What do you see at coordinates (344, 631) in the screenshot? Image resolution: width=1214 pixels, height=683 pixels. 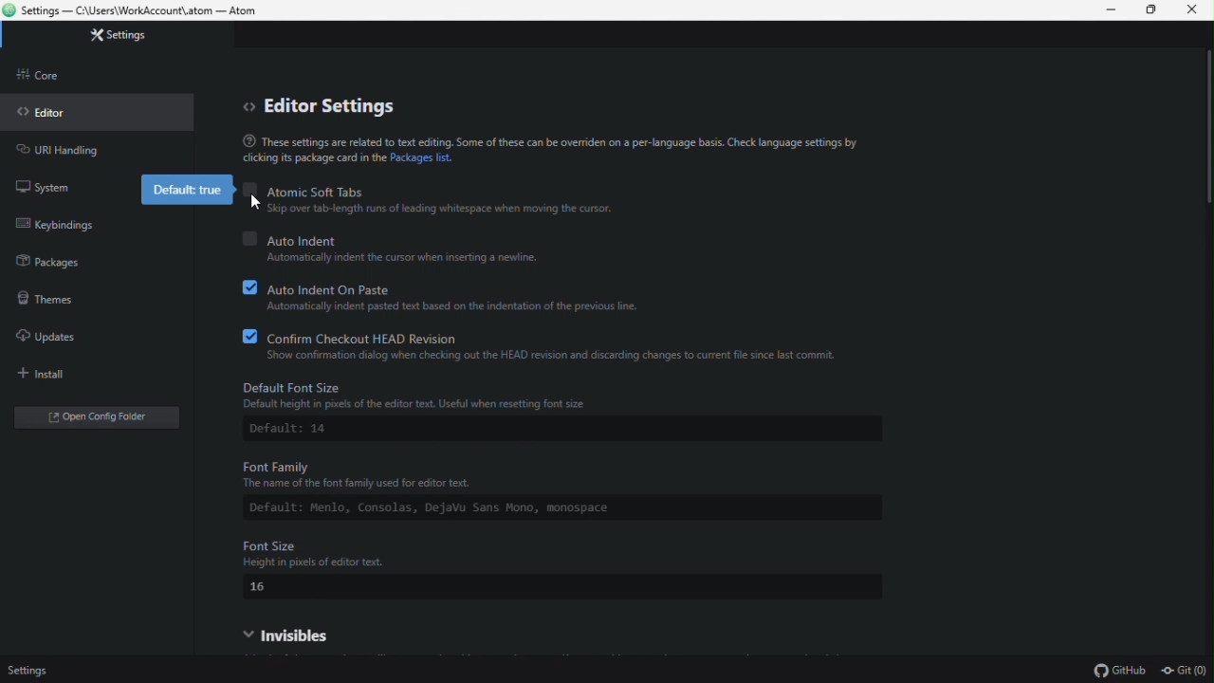 I see `Invisible` at bounding box center [344, 631].